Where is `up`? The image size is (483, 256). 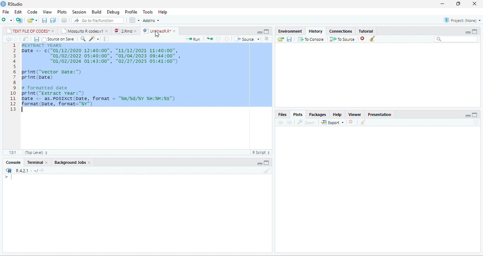 up is located at coordinates (218, 39).